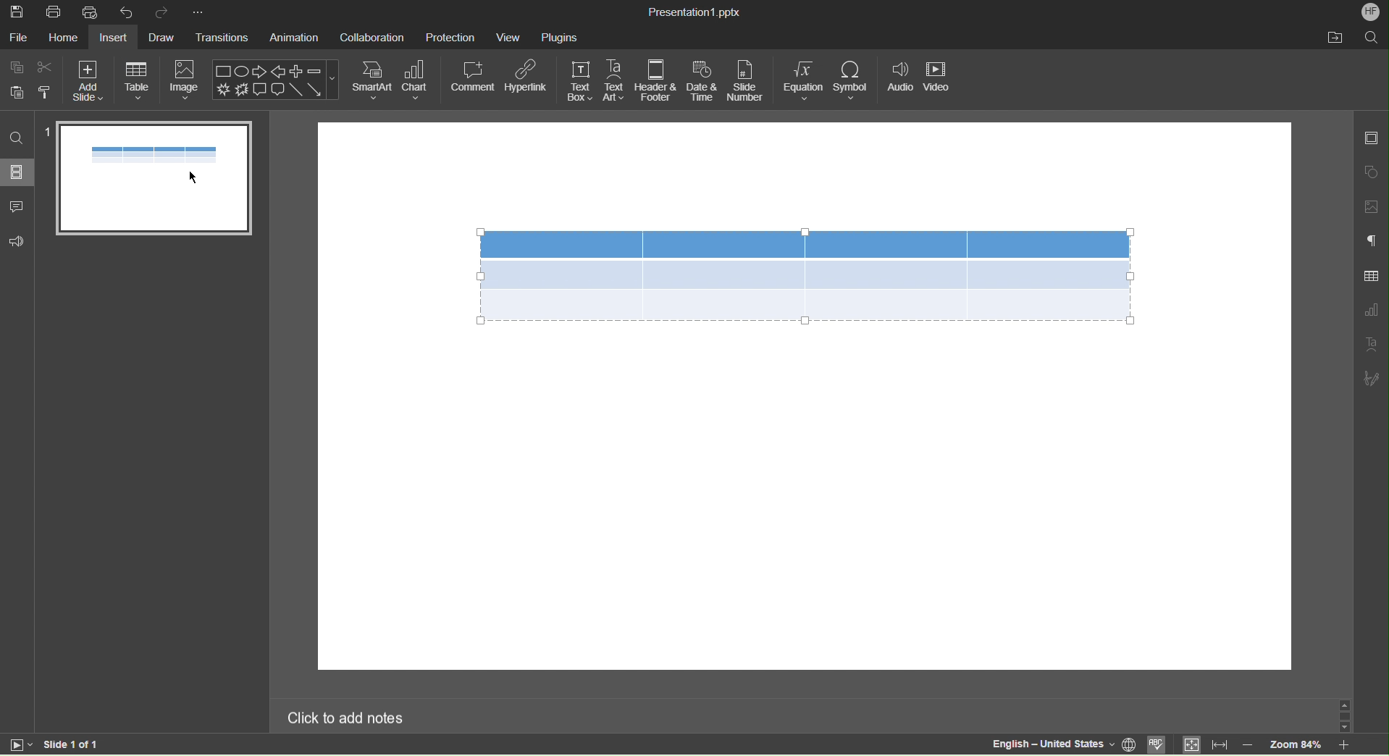 Image resolution: width=1389 pixels, height=756 pixels. I want to click on View, so click(508, 37).